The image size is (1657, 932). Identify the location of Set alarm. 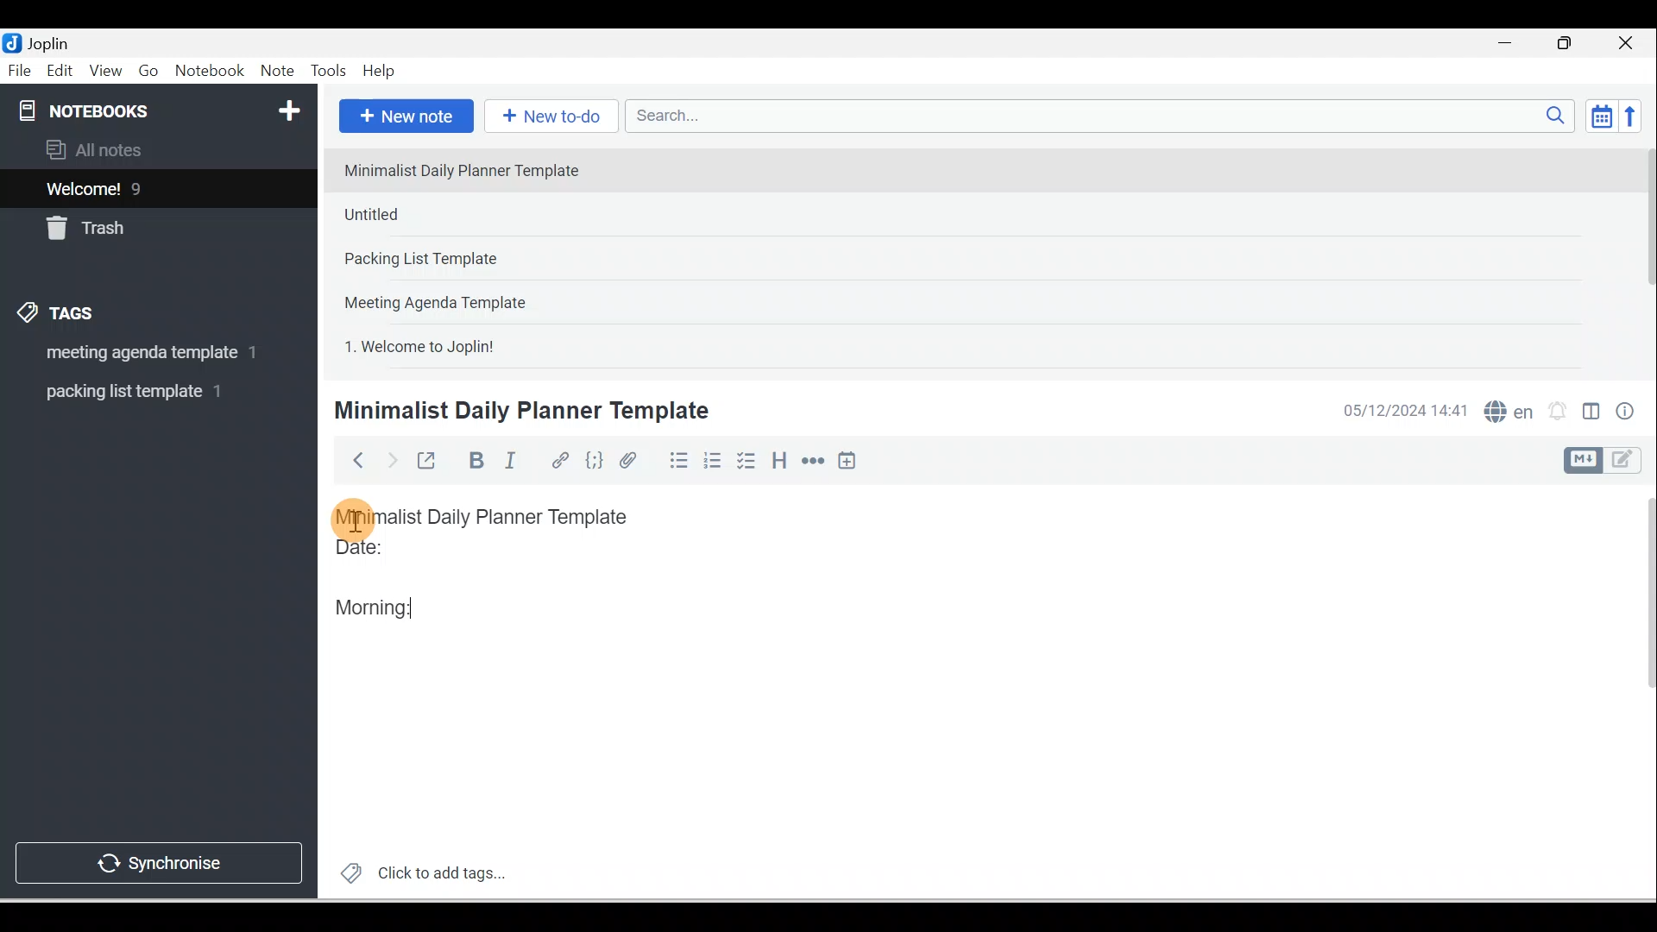
(1555, 412).